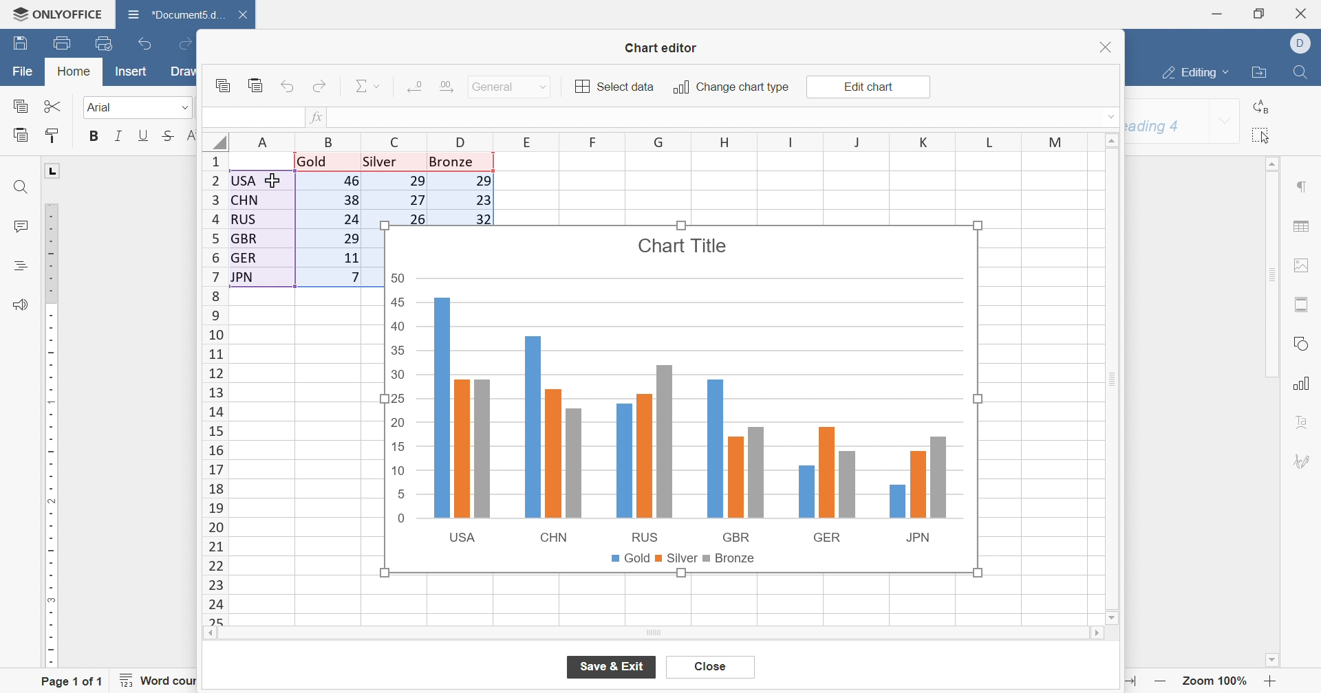  Describe the element at coordinates (495, 87) in the screenshot. I see `General` at that location.